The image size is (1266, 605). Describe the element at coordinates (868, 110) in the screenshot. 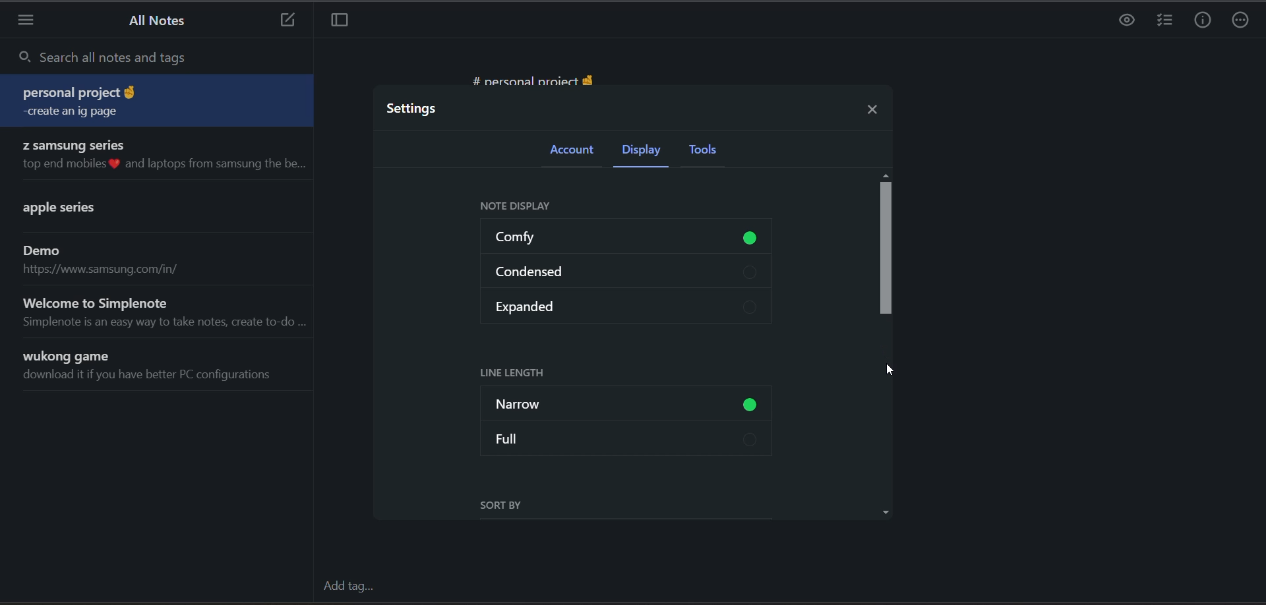

I see `close` at that location.